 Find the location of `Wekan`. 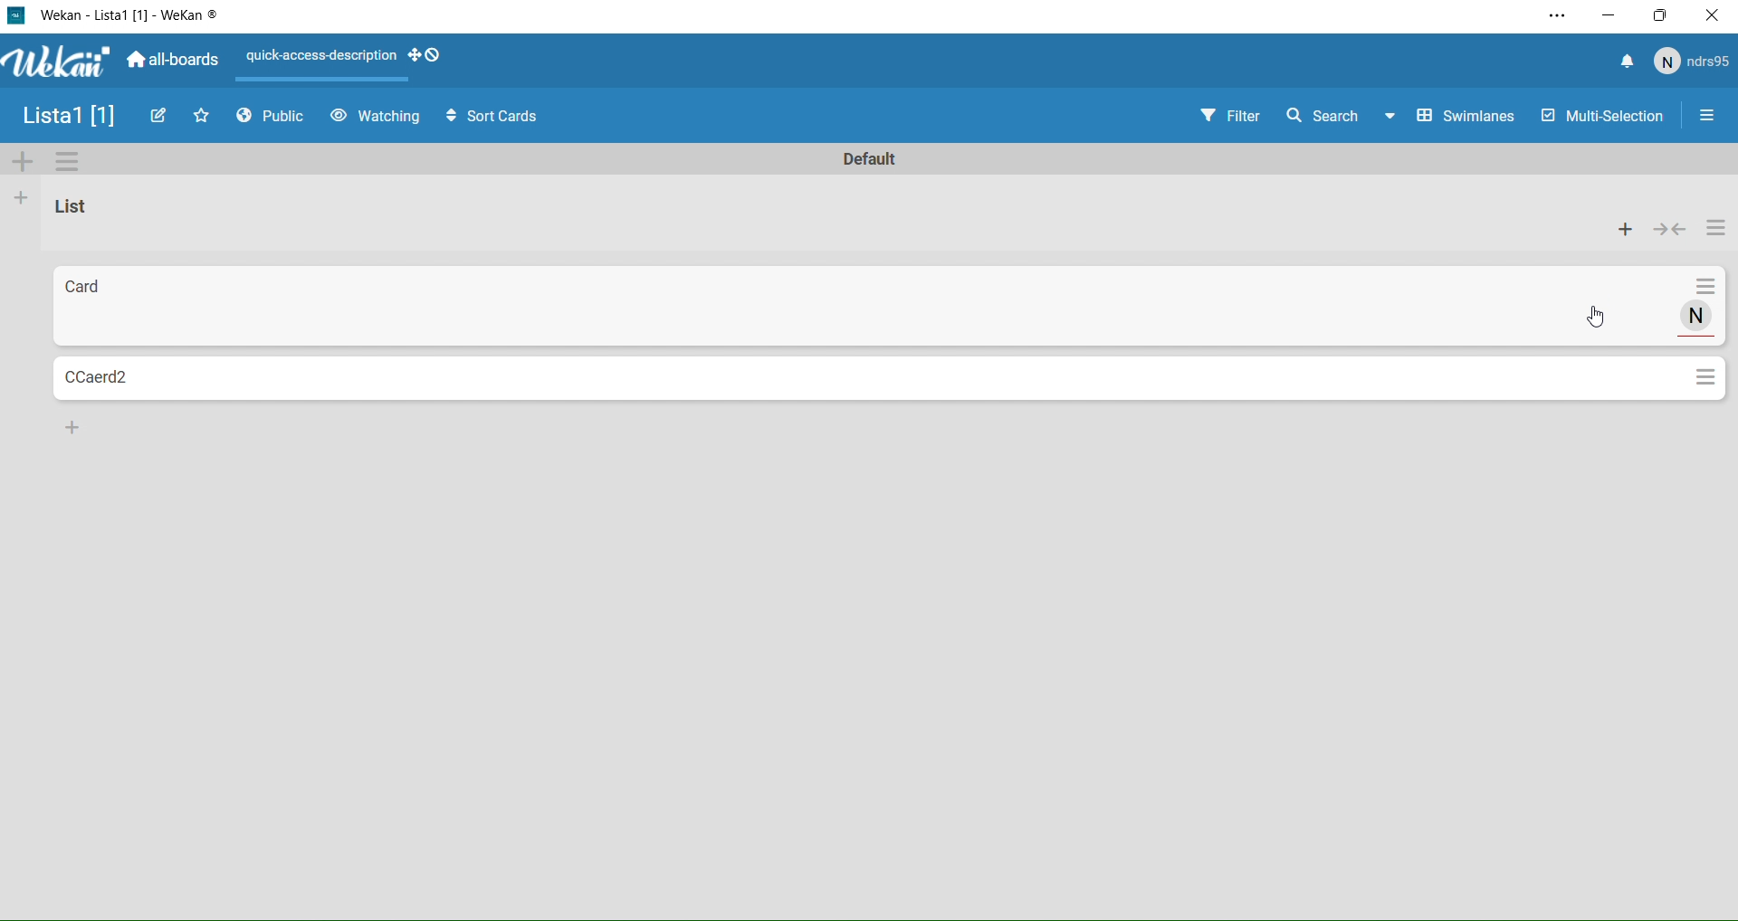

Wekan is located at coordinates (129, 16).